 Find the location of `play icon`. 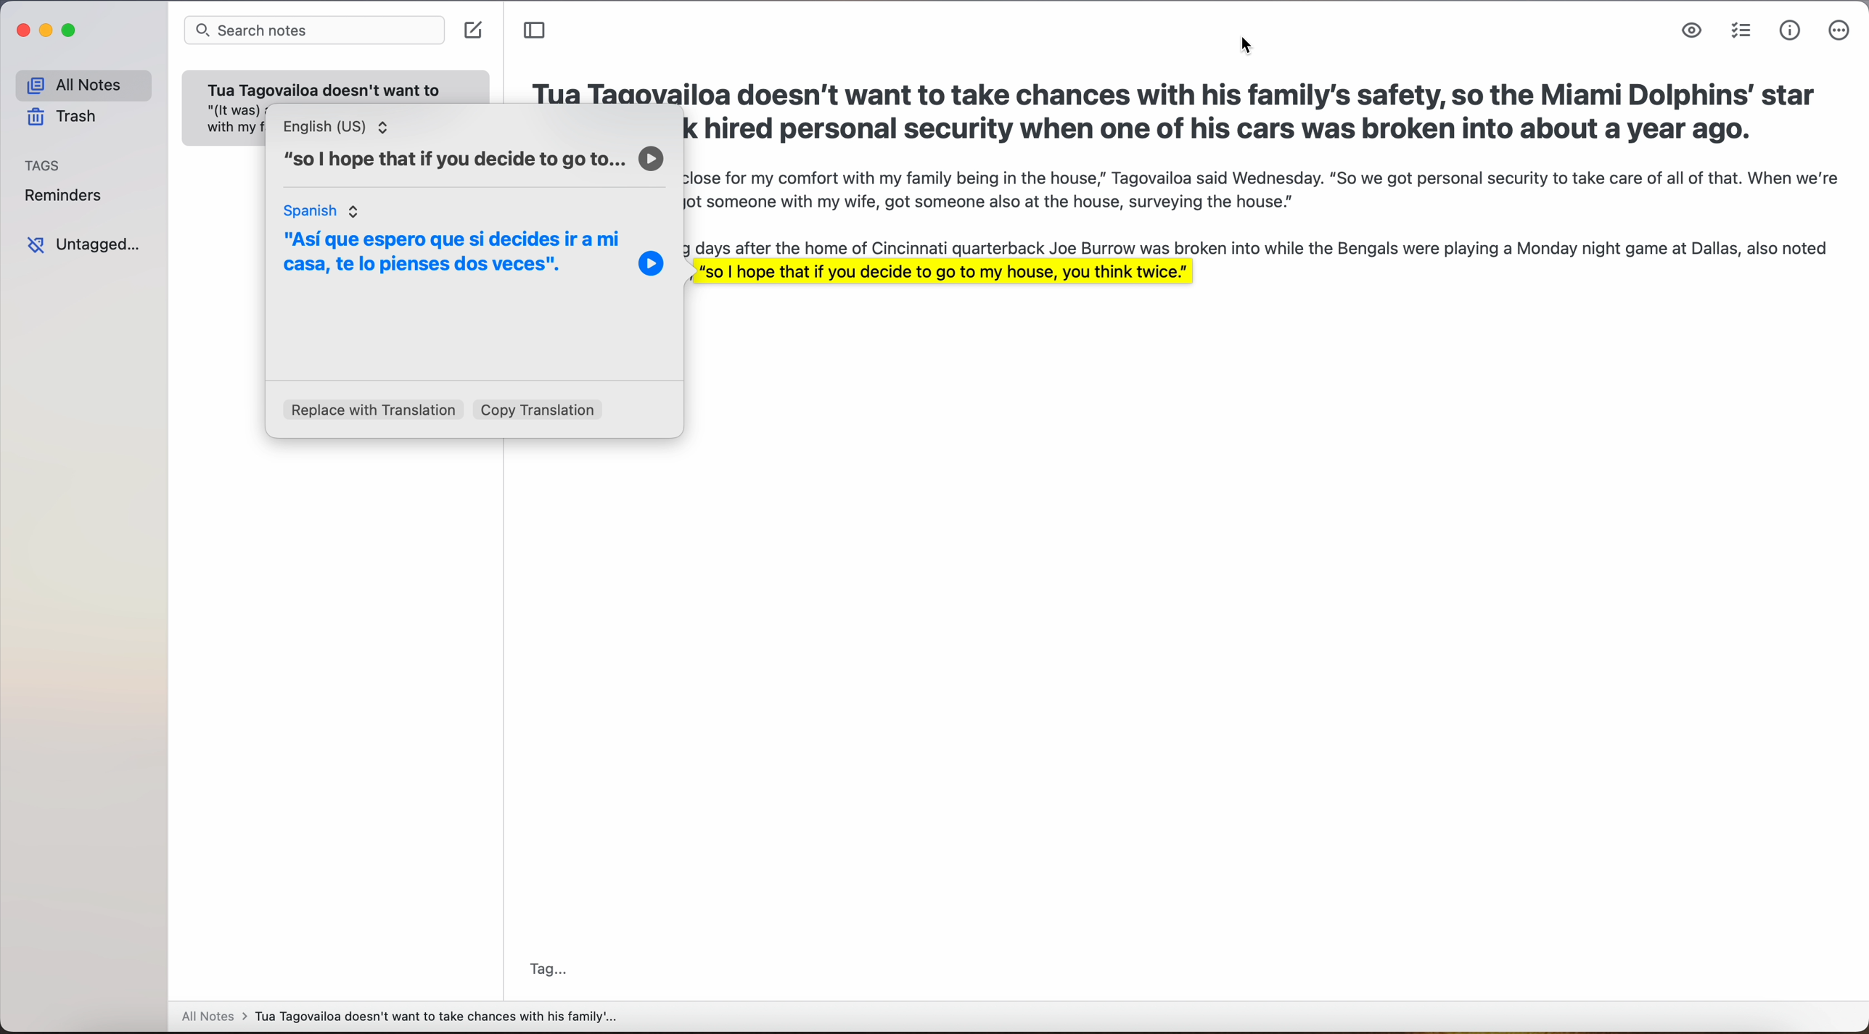

play icon is located at coordinates (653, 262).